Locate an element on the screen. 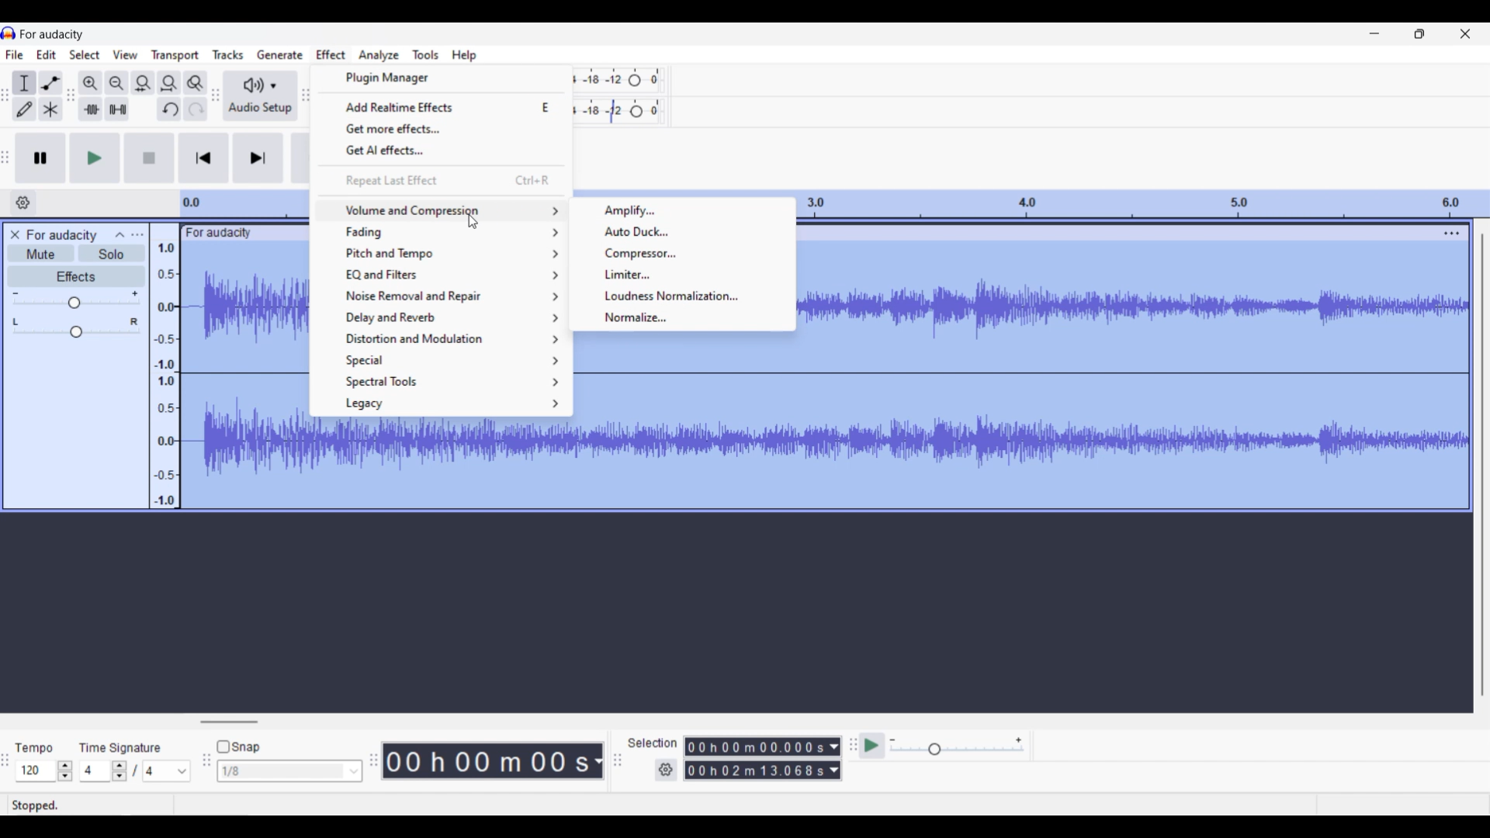 The image size is (1490, 838). Volume slide is located at coordinates (75, 300).